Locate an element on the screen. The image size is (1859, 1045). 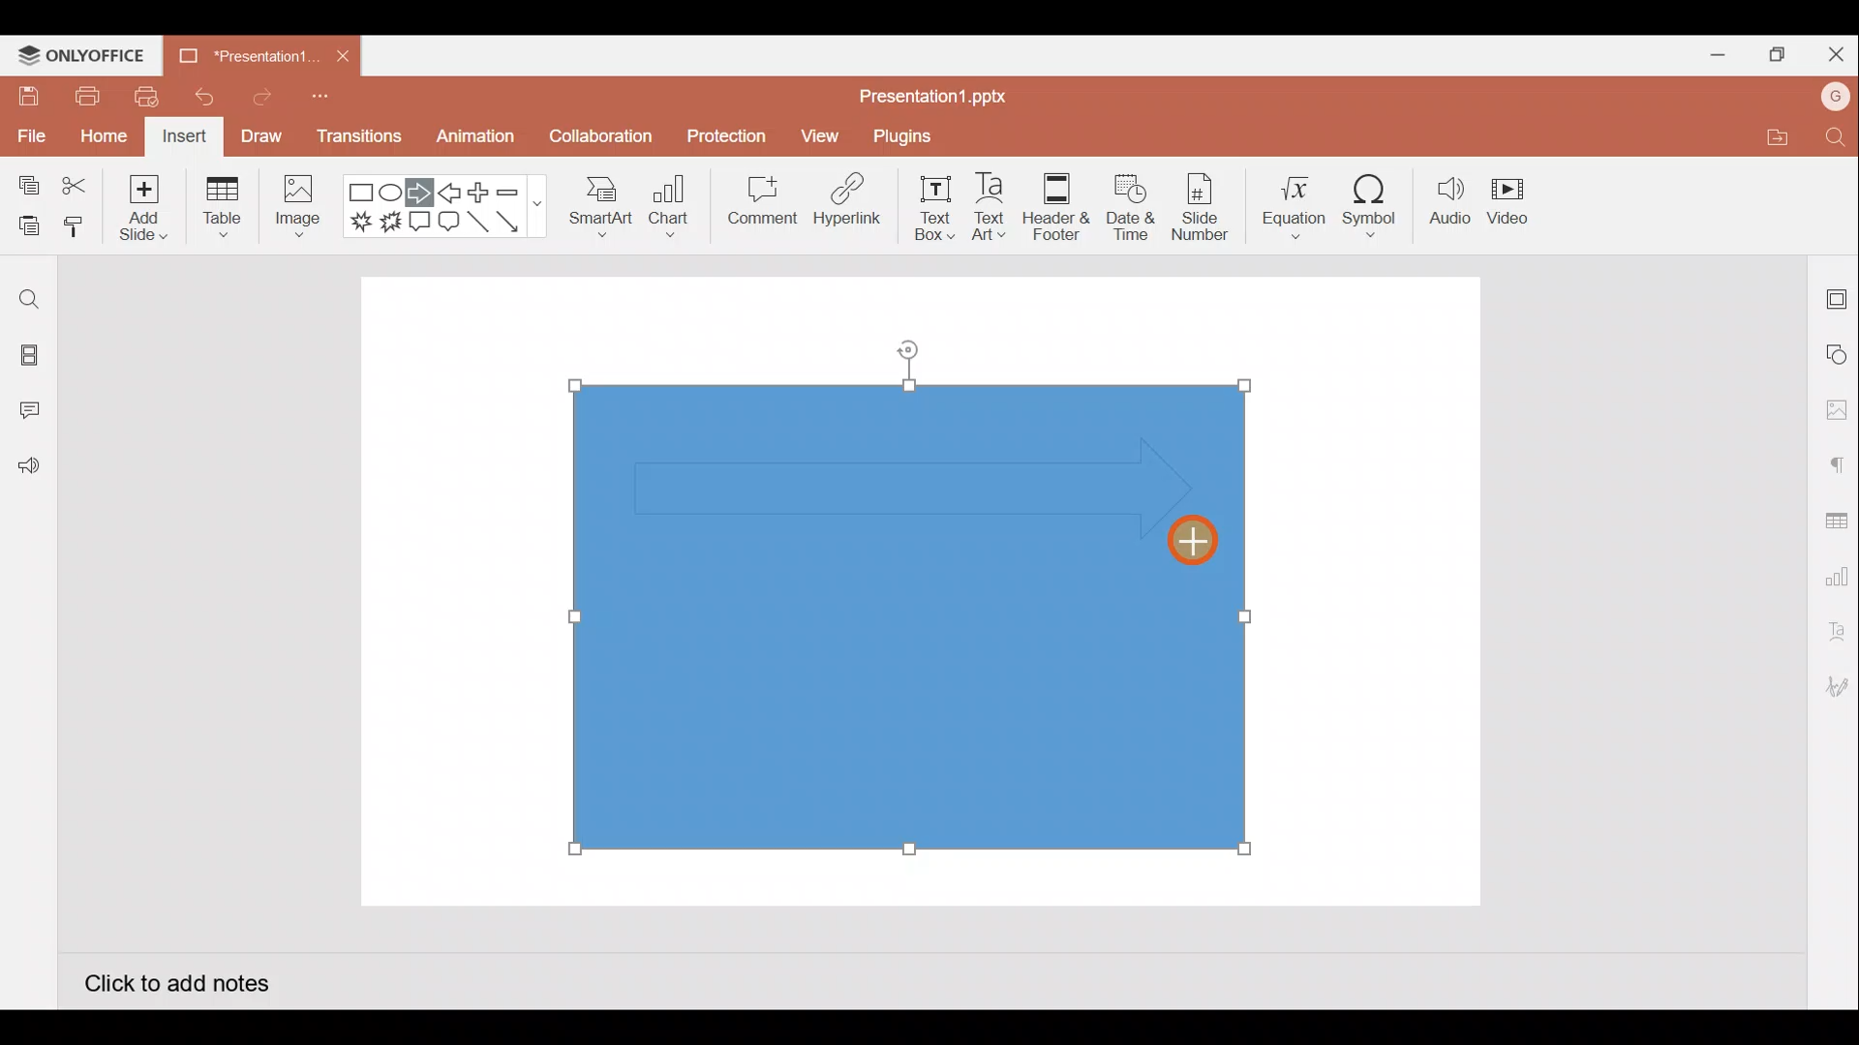
Feedback and Support is located at coordinates (28, 471).